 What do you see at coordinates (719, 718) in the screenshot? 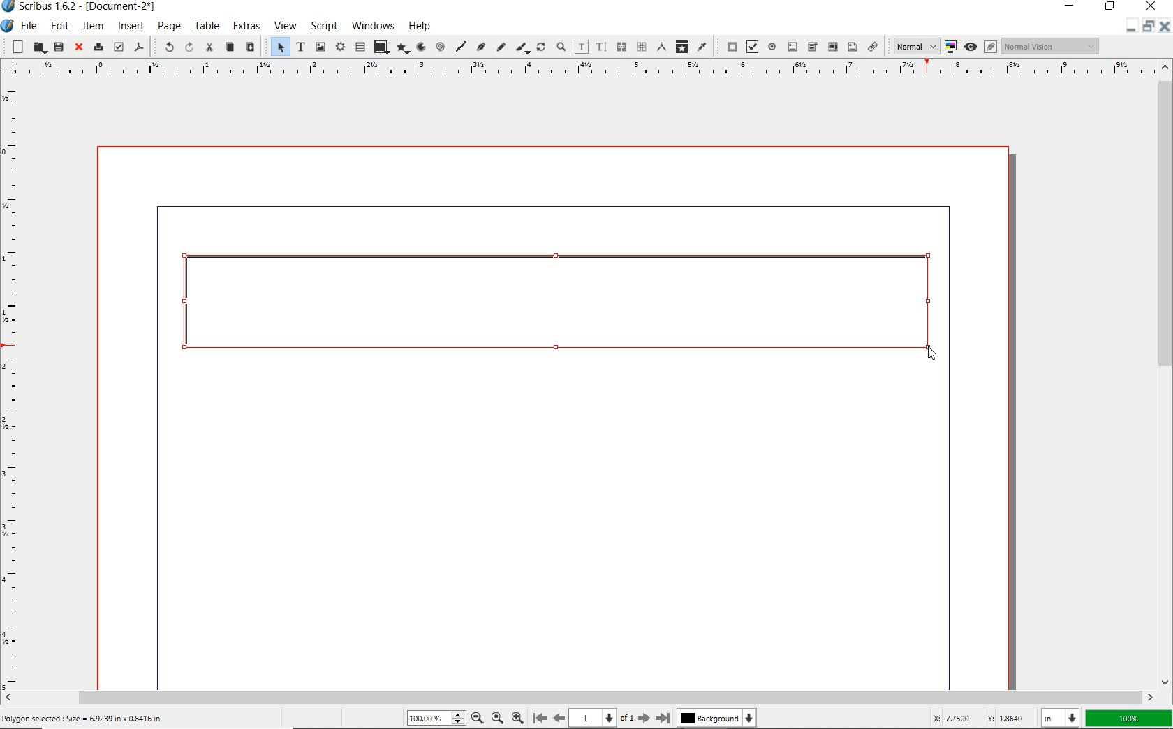
I see `background` at bounding box center [719, 718].